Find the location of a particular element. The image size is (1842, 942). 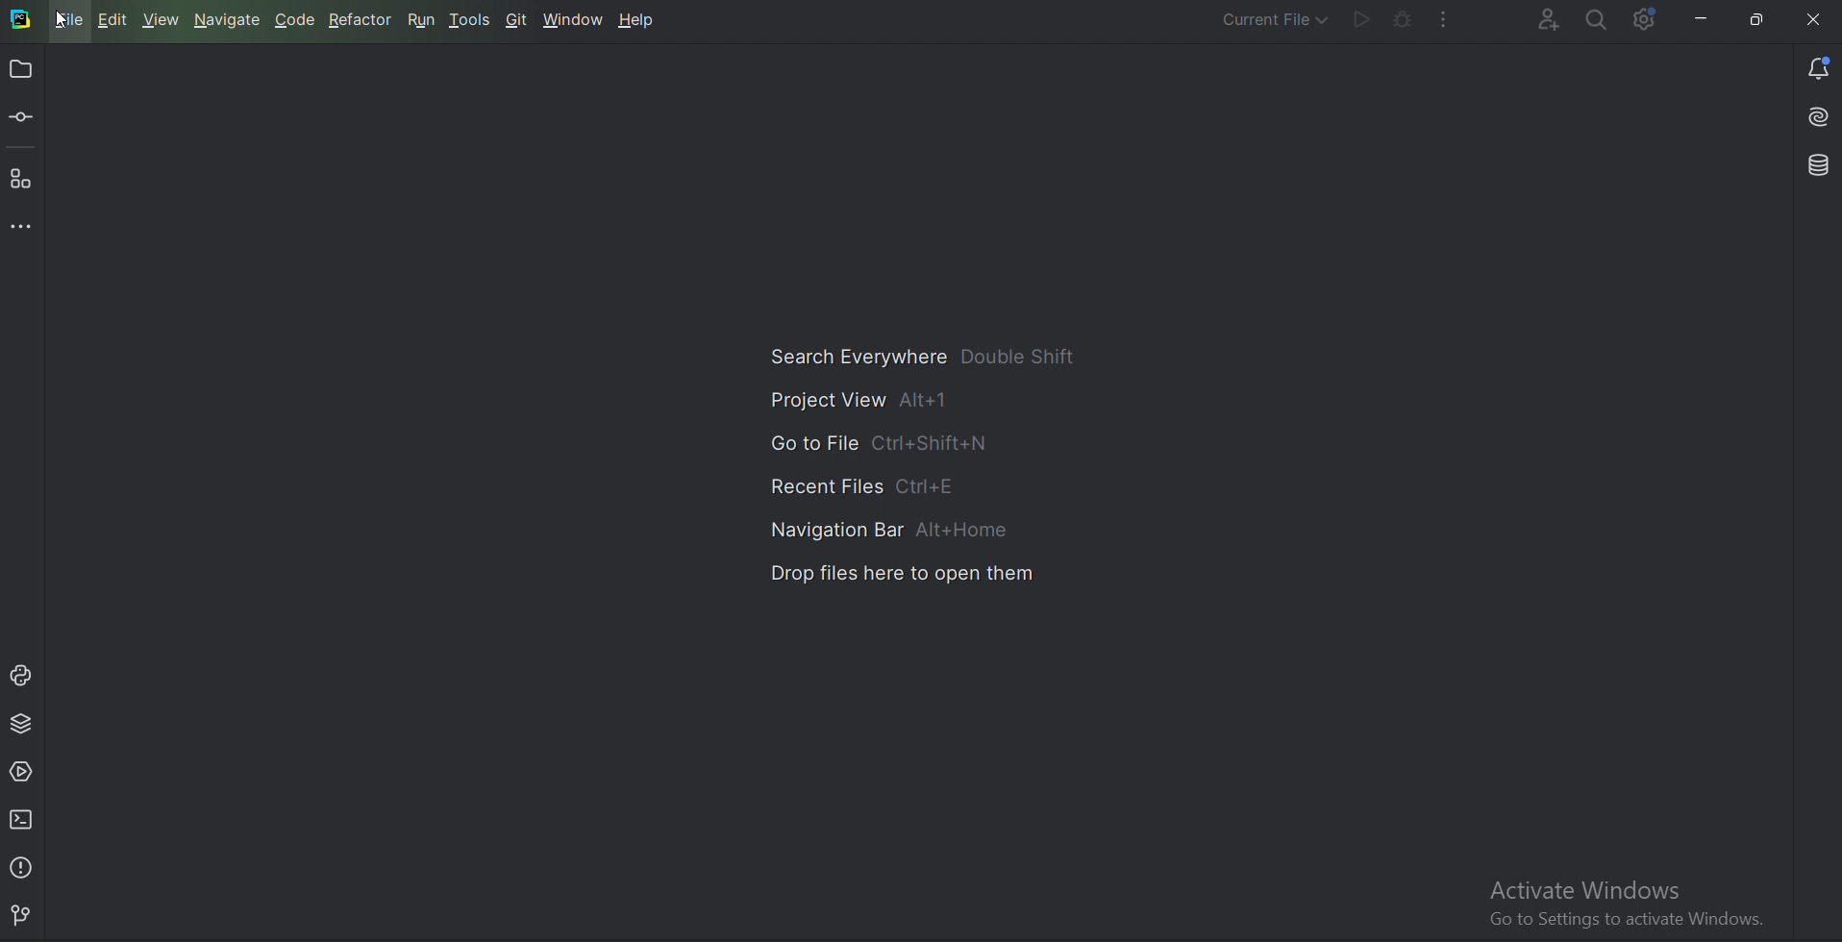

Go to File Ctrl+Shift+N is located at coordinates (886, 445).